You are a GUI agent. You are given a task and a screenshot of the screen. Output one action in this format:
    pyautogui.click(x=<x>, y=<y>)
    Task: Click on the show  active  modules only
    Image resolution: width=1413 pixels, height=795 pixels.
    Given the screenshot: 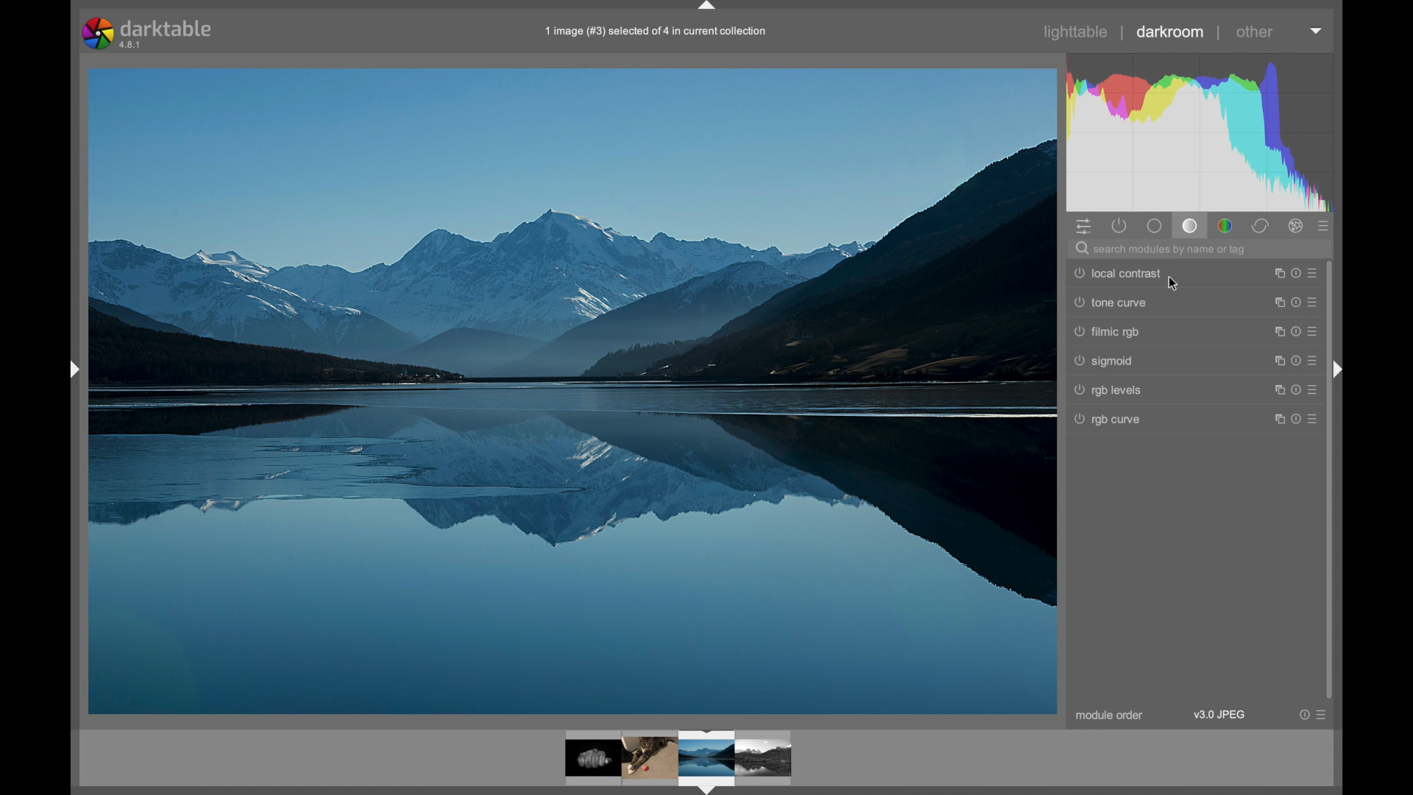 What is the action you would take?
    pyautogui.click(x=1120, y=226)
    